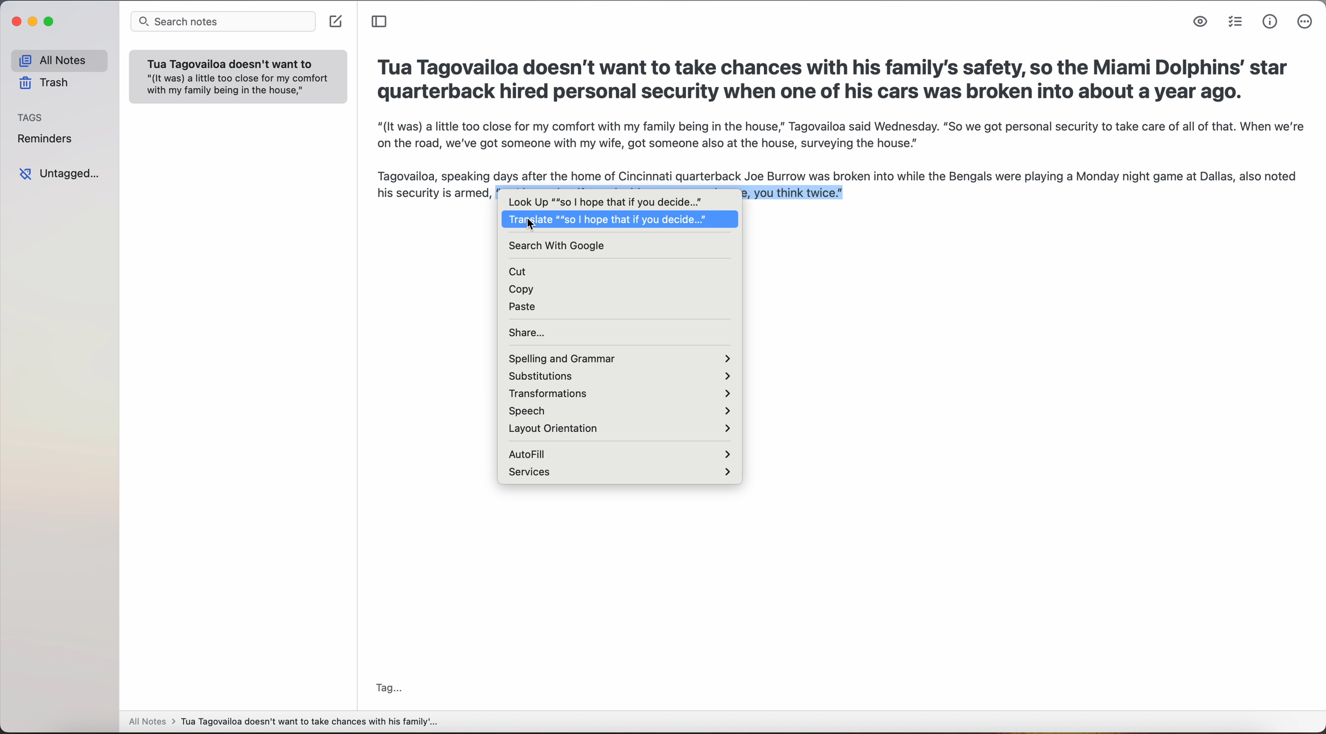  What do you see at coordinates (518, 271) in the screenshot?
I see `cut` at bounding box center [518, 271].